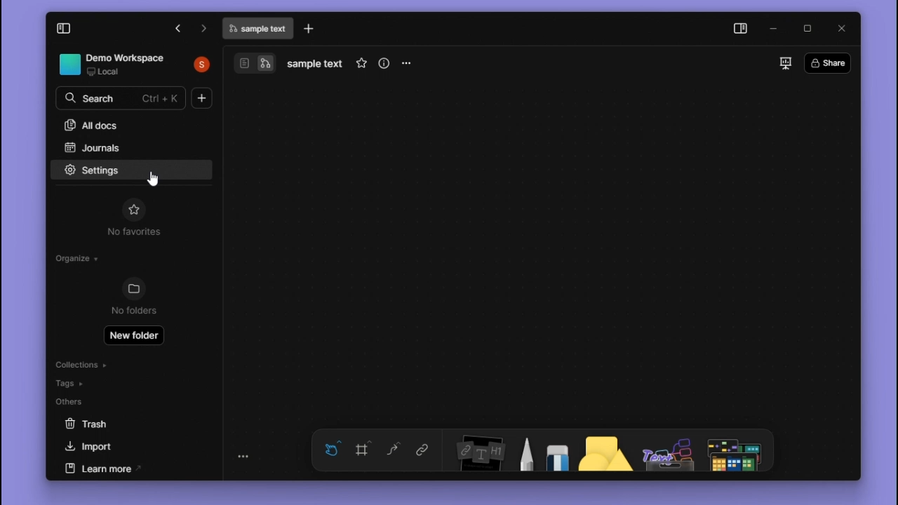  I want to click on all docs, so click(112, 123).